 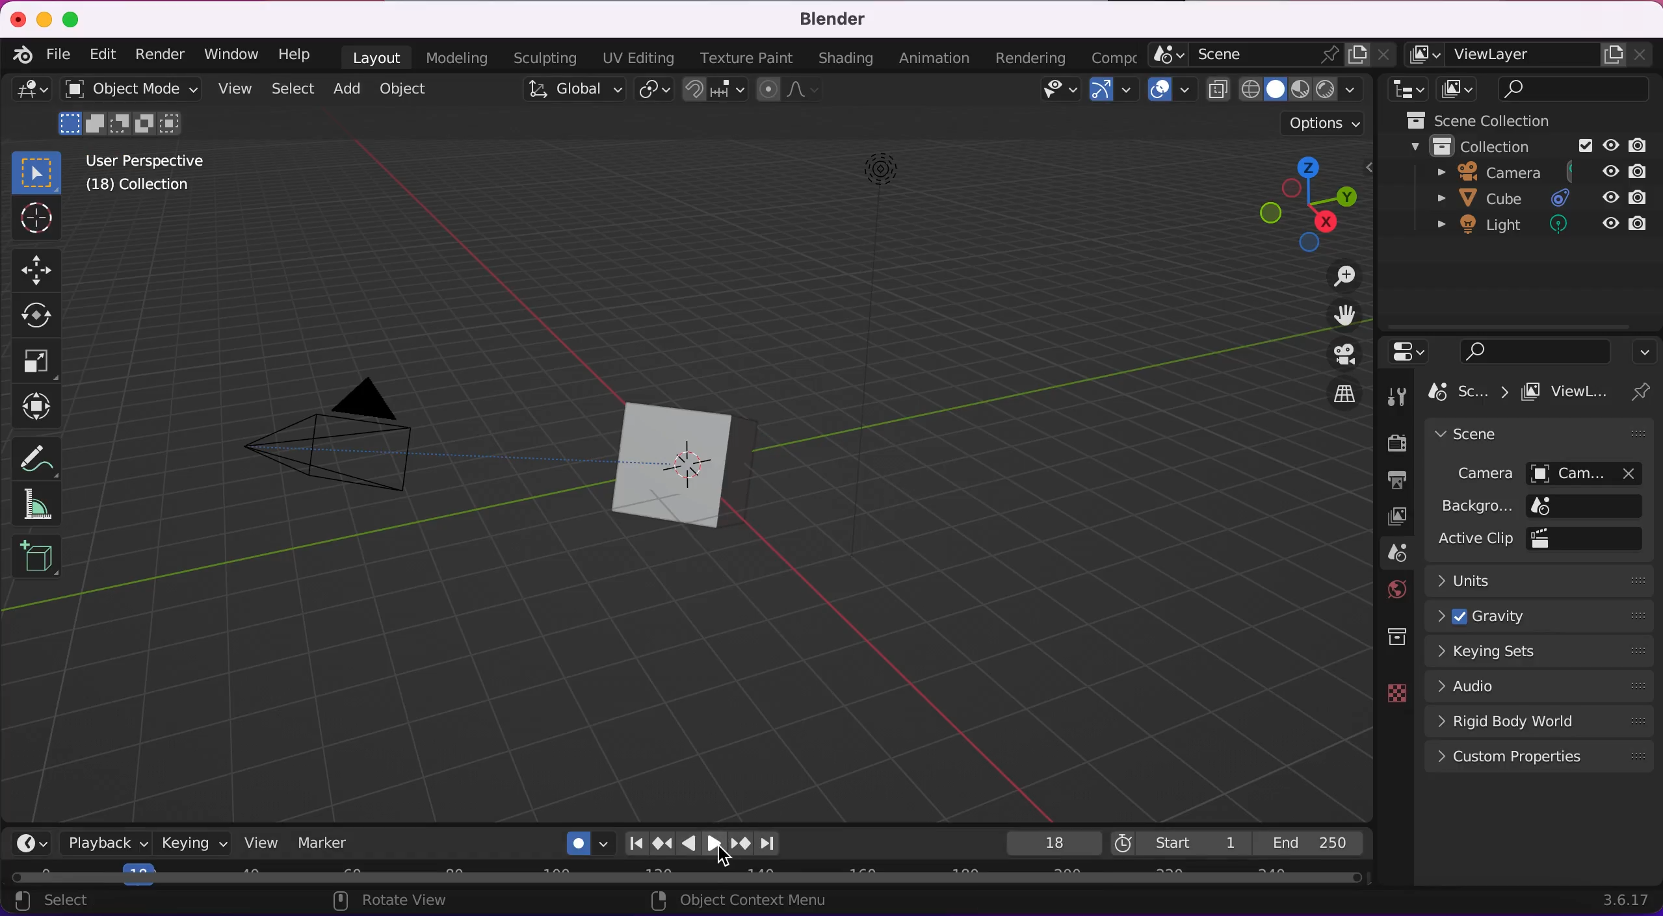 What do you see at coordinates (738, 899) in the screenshot?
I see `object context menu` at bounding box center [738, 899].